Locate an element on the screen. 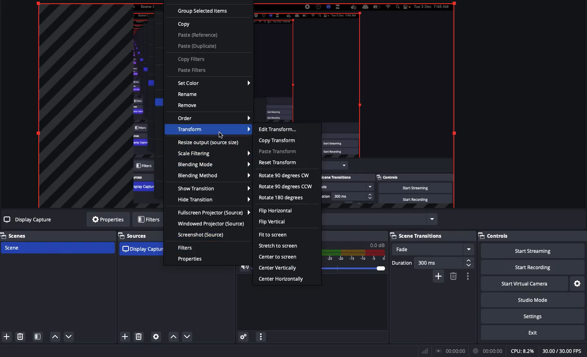 The width and height of the screenshot is (587, 357). delete is located at coordinates (140, 337).